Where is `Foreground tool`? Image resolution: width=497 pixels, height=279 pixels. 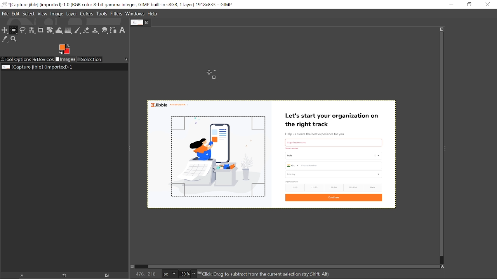
Foreground tool is located at coordinates (64, 49).